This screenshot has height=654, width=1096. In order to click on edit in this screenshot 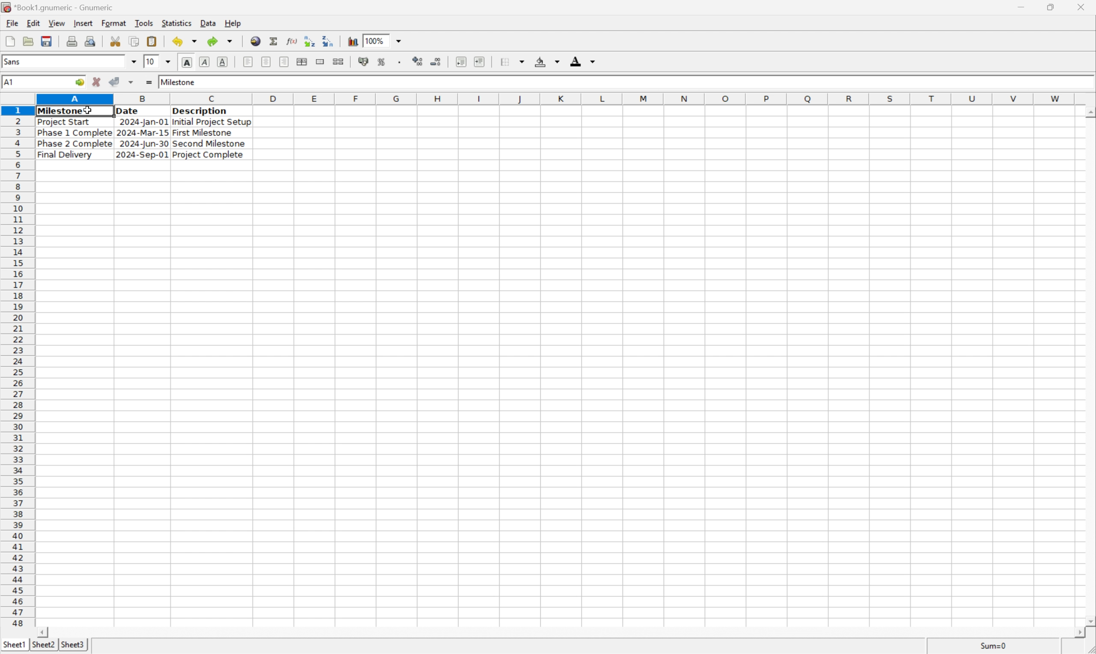, I will do `click(34, 23)`.